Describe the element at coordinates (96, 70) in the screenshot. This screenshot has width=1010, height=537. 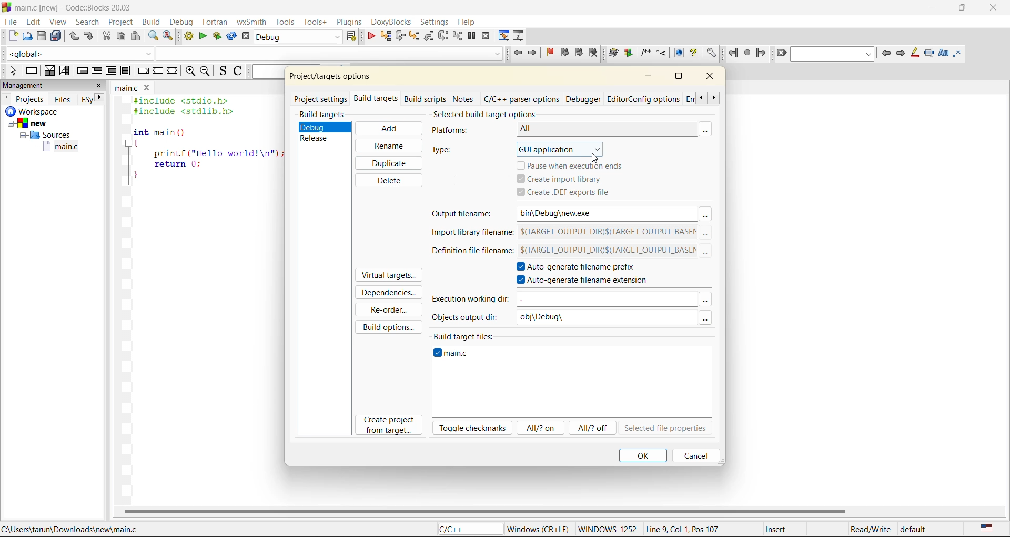
I see `exit condition loop` at that location.